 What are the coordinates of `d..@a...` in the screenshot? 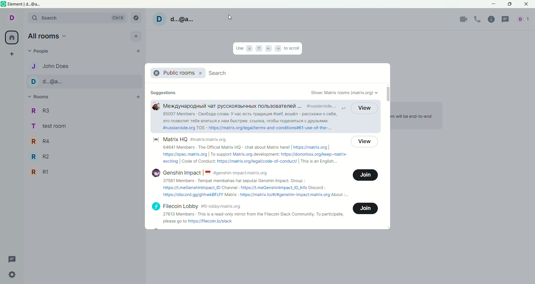 It's located at (182, 19).